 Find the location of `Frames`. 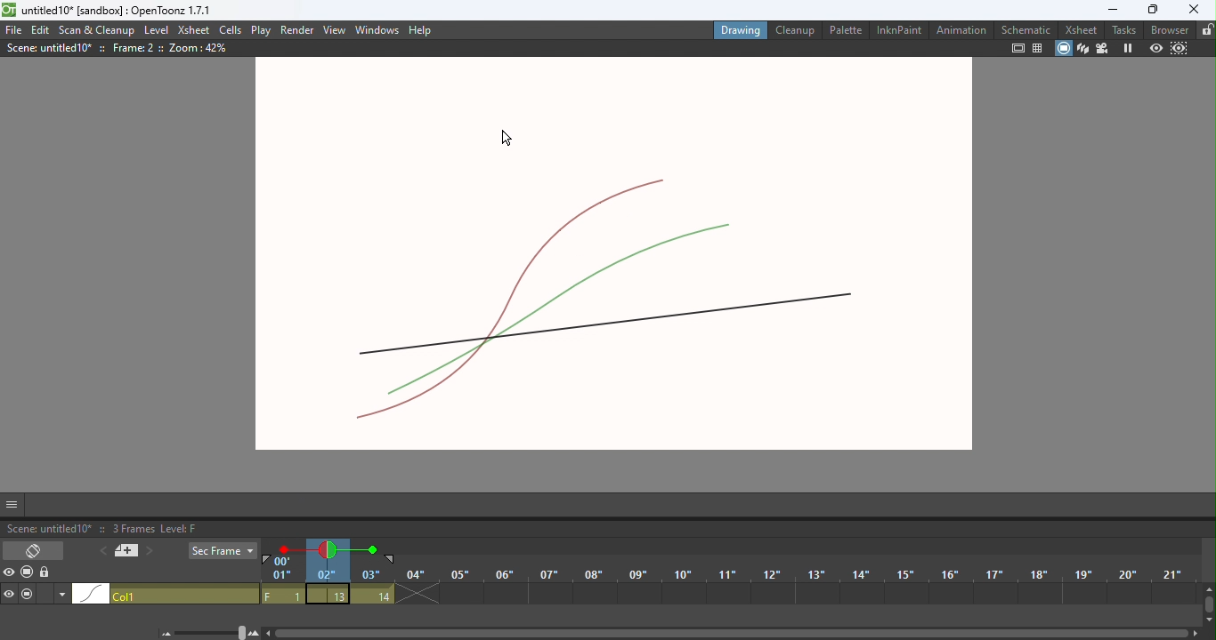

Frames is located at coordinates (724, 576).